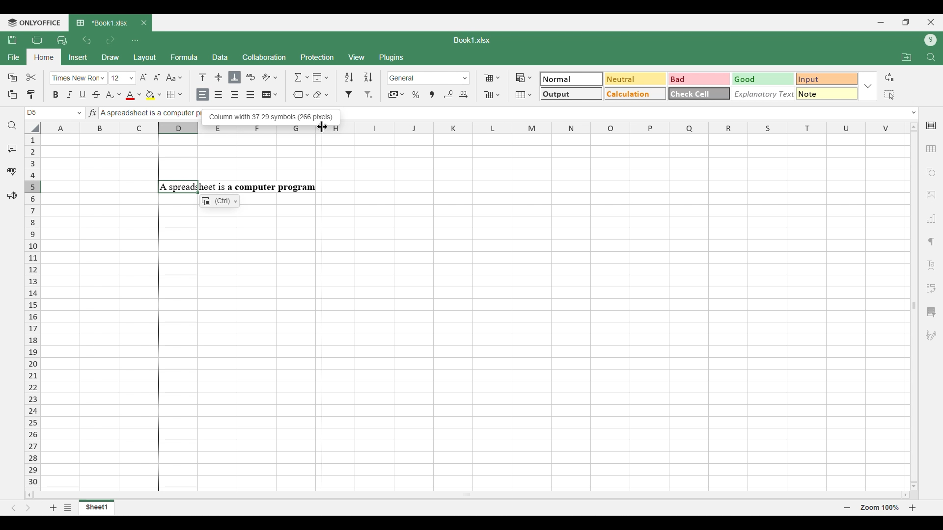 The height and width of the screenshot is (530, 943). What do you see at coordinates (448, 94) in the screenshot?
I see `Decrease decimal` at bounding box center [448, 94].